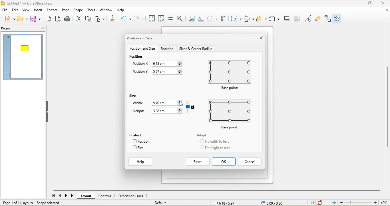  I want to click on size, so click(139, 149).